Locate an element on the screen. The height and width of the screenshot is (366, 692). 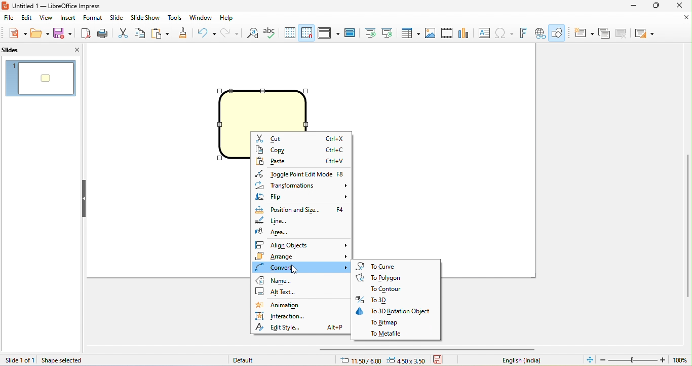
transformations is located at coordinates (302, 185).